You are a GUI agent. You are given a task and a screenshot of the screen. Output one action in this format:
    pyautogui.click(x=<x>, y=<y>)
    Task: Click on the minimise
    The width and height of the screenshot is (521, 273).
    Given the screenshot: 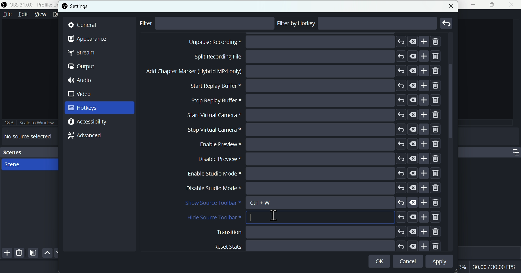 What is the action you would take?
    pyautogui.click(x=476, y=5)
    